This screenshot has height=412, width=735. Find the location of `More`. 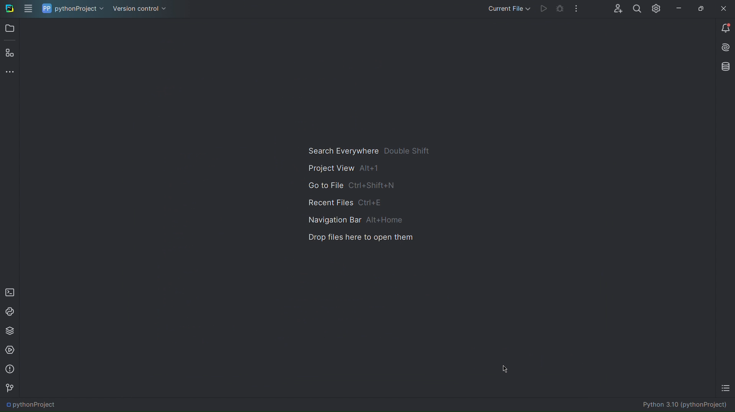

More is located at coordinates (11, 72).